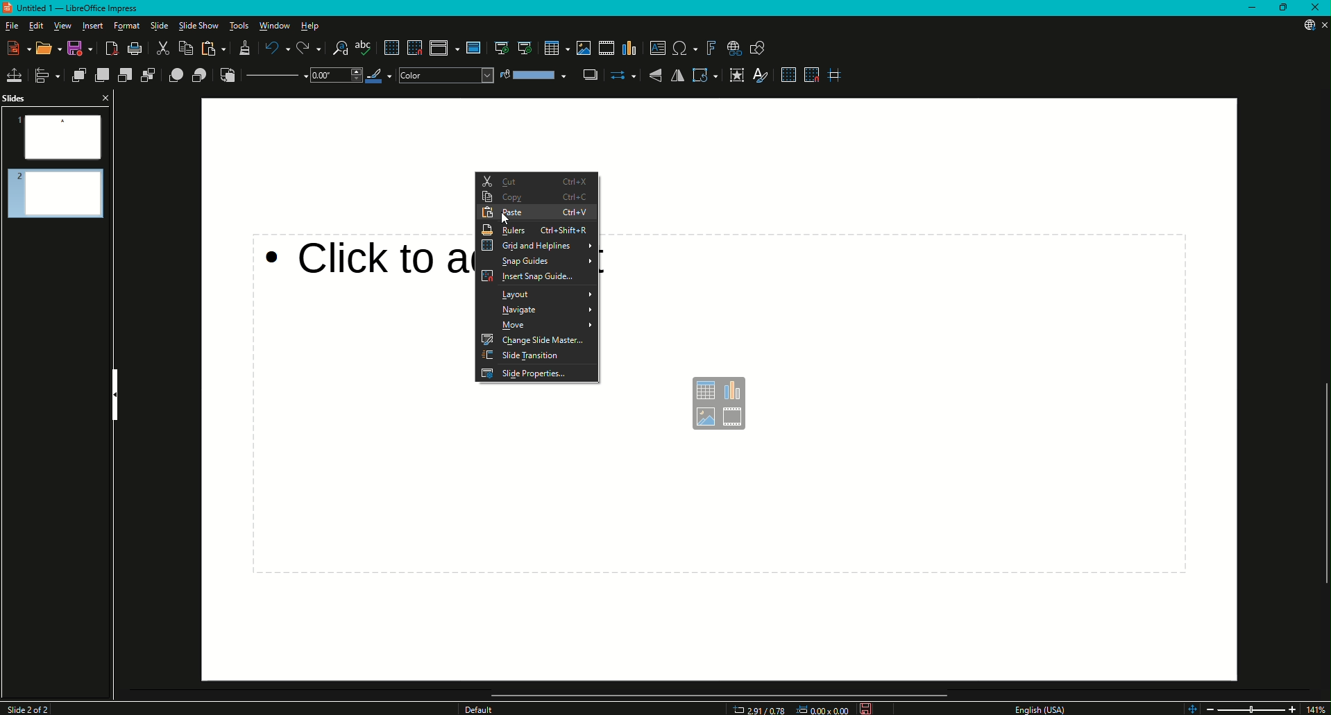 The height and width of the screenshot is (715, 1331). I want to click on Text box options, so click(716, 403).